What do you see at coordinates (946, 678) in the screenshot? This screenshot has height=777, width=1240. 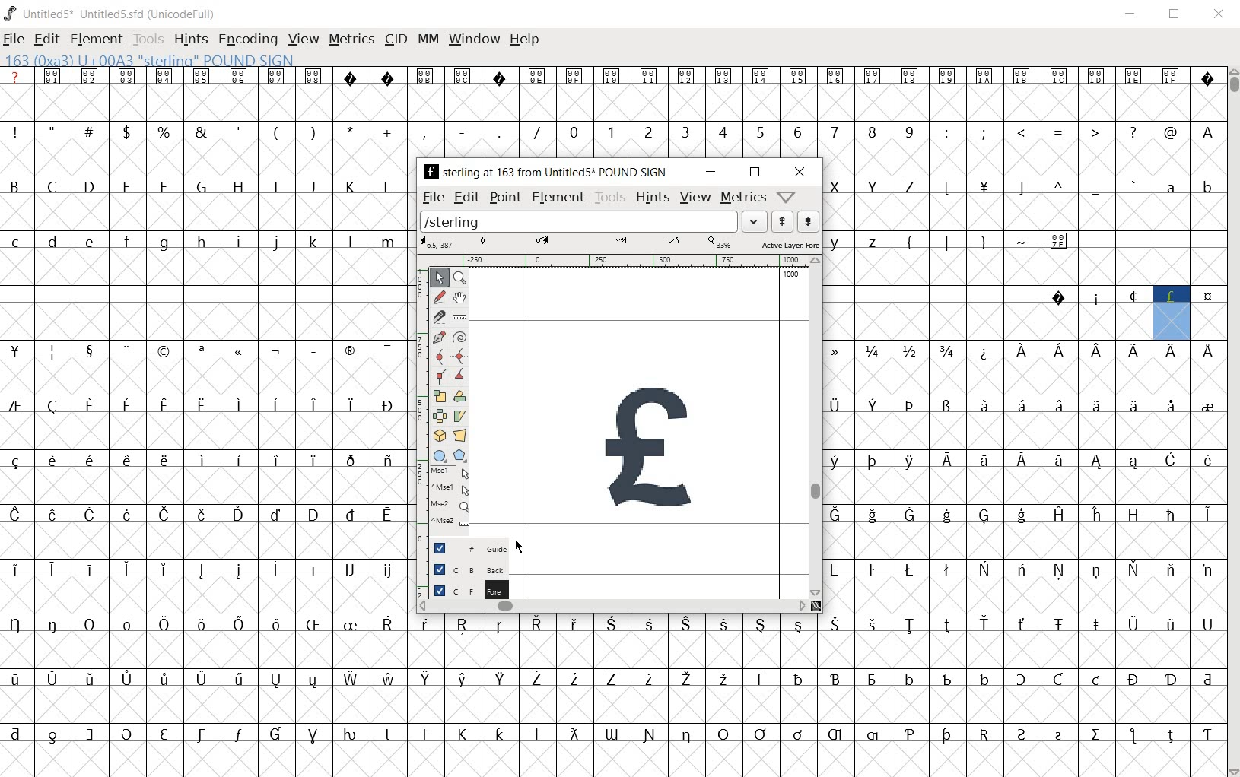 I see `Symbol` at bounding box center [946, 678].